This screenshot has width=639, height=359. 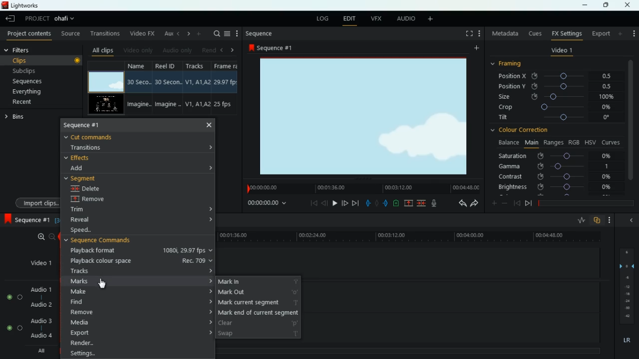 I want to click on filters, so click(x=33, y=49).